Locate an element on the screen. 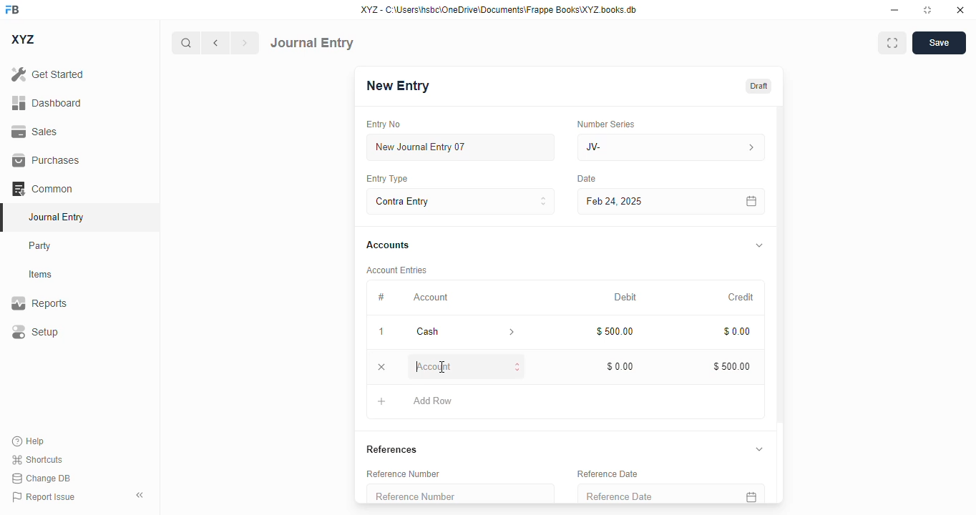 The image size is (976, 515). report issue is located at coordinates (44, 496).